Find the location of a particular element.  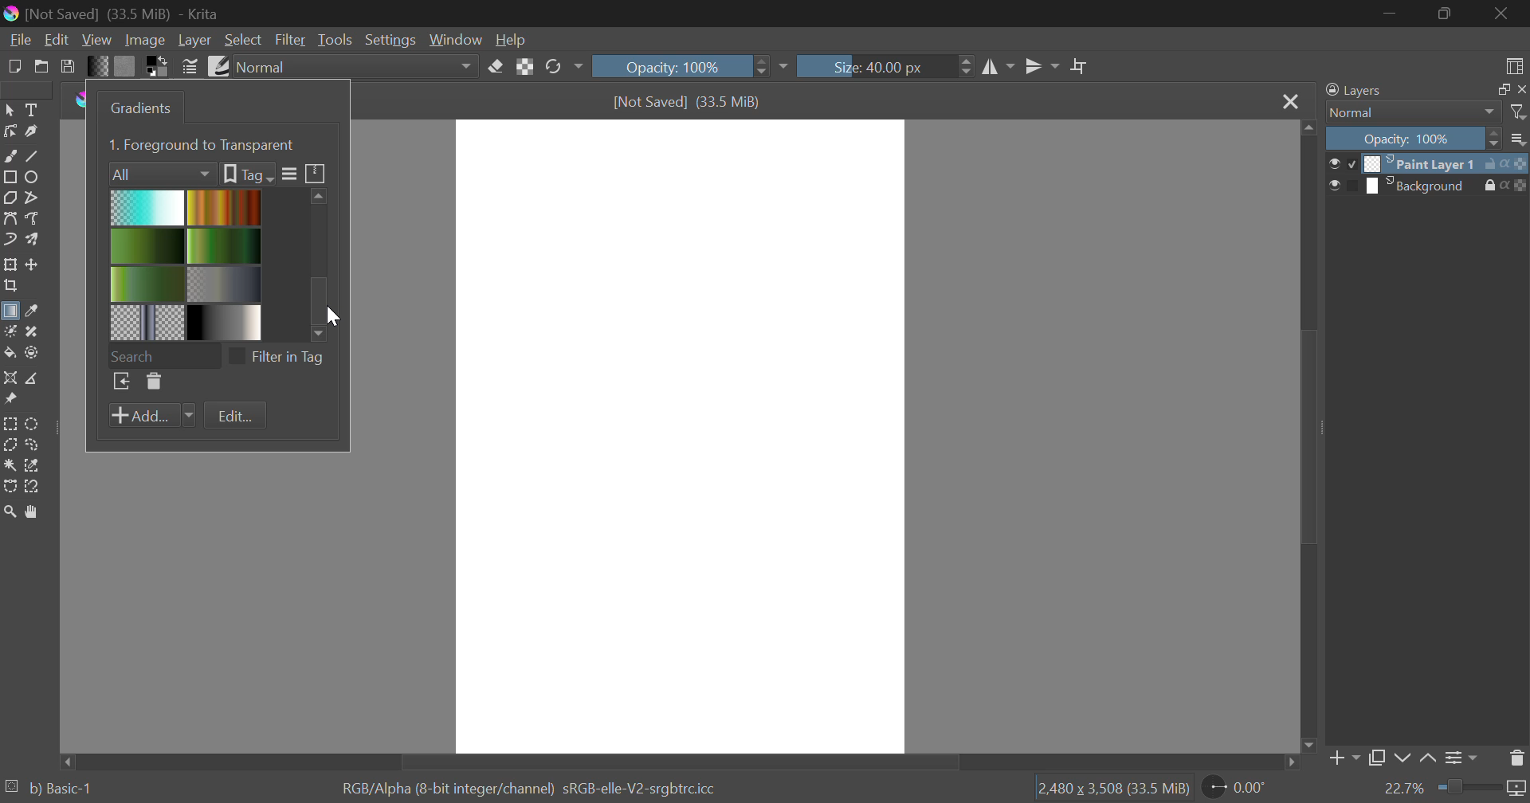

Pattern is located at coordinates (125, 66).